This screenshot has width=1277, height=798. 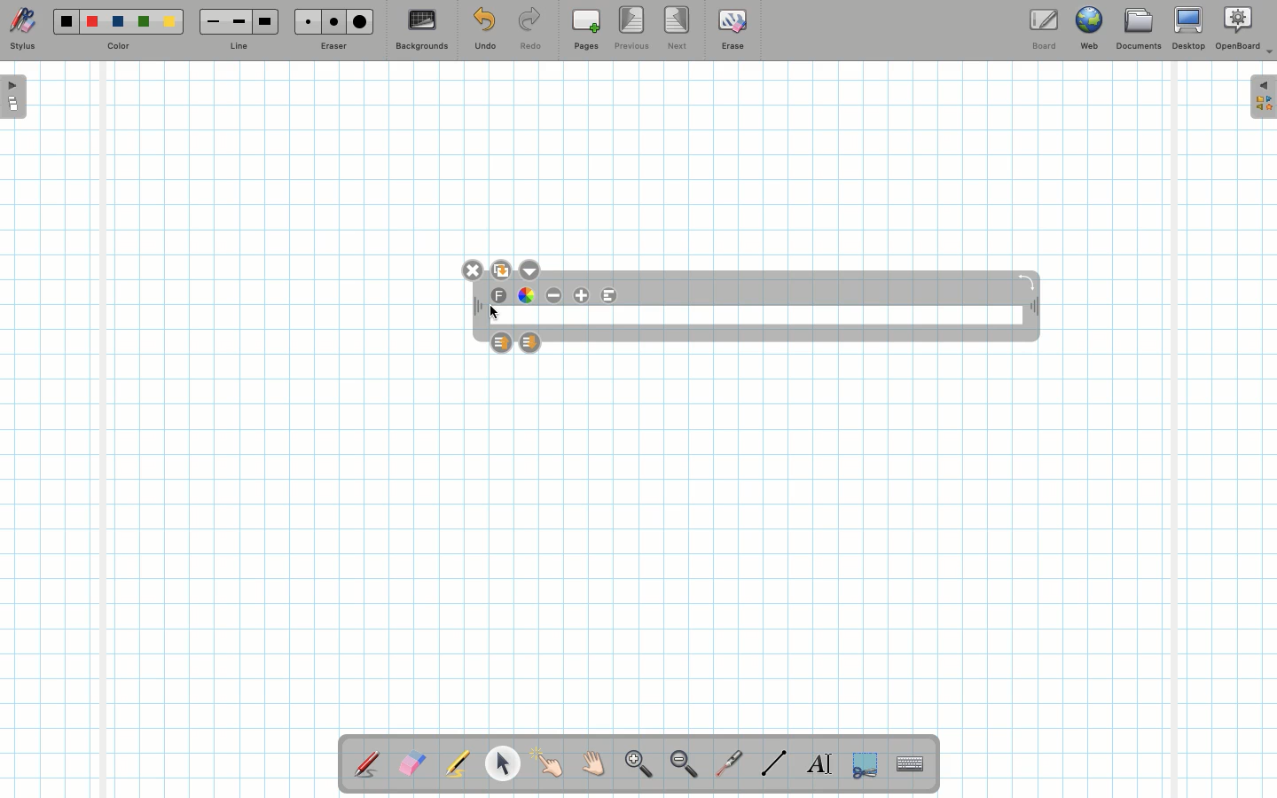 I want to click on Duplicate, so click(x=500, y=268).